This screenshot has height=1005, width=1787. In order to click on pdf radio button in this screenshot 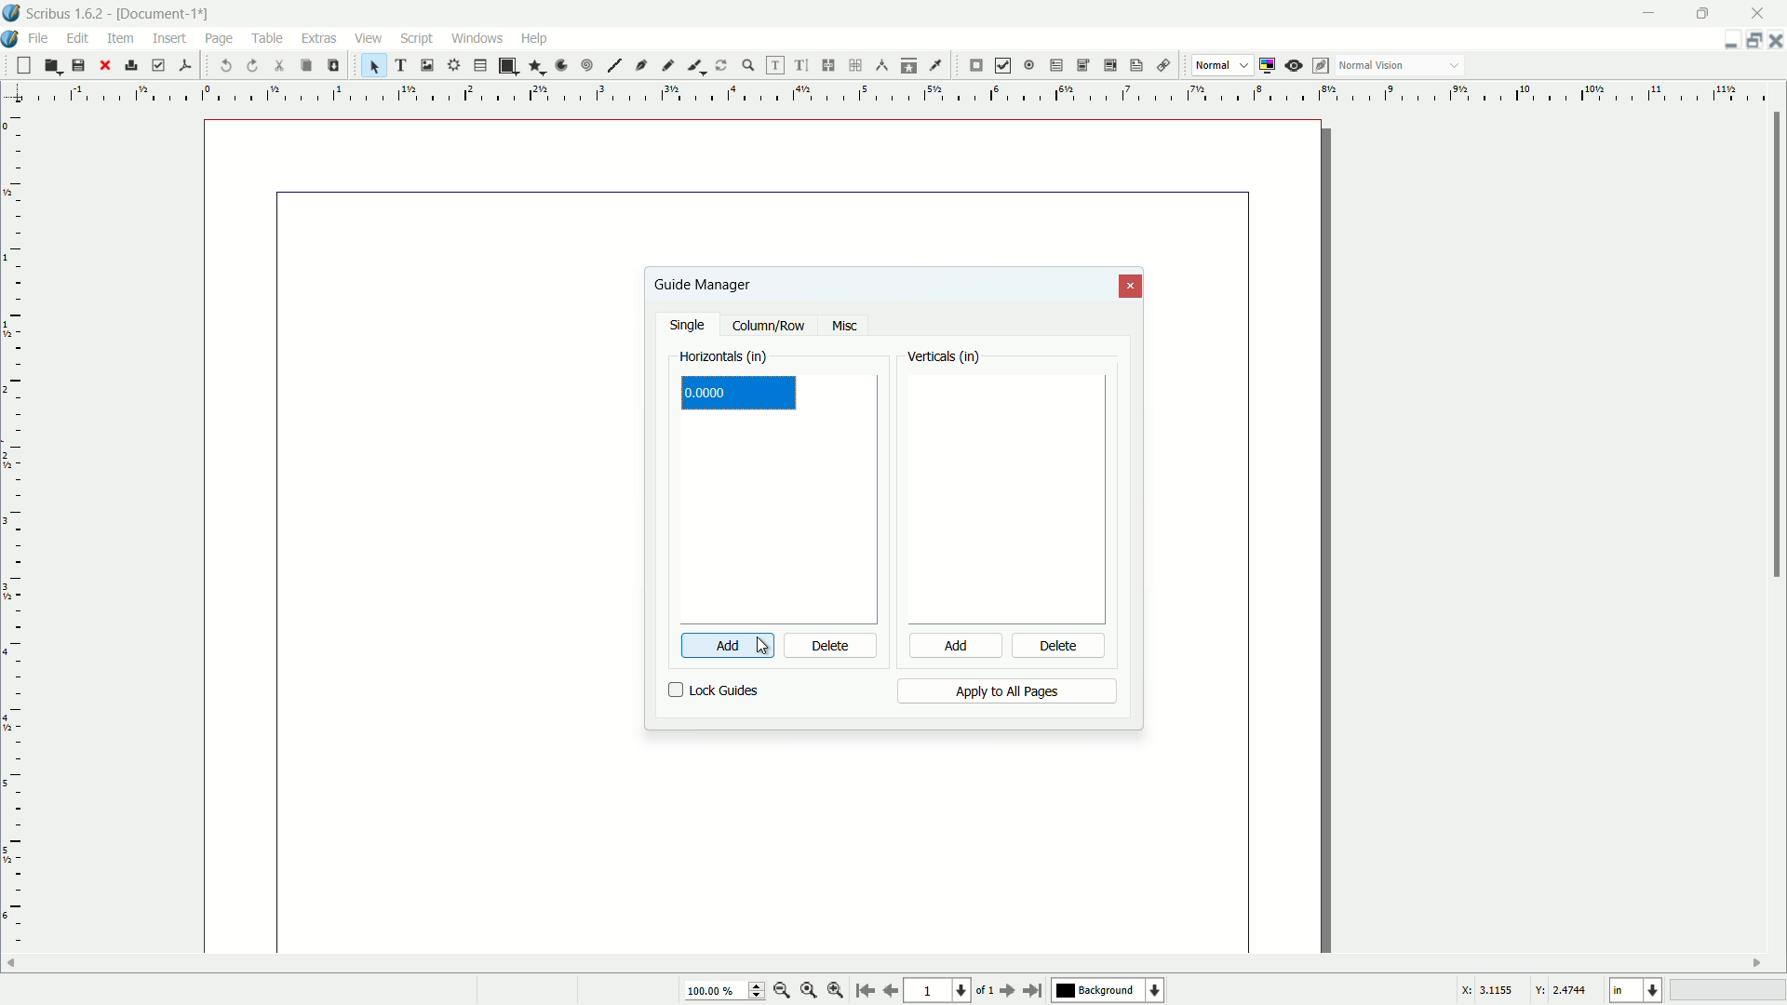, I will do `click(1028, 66)`.